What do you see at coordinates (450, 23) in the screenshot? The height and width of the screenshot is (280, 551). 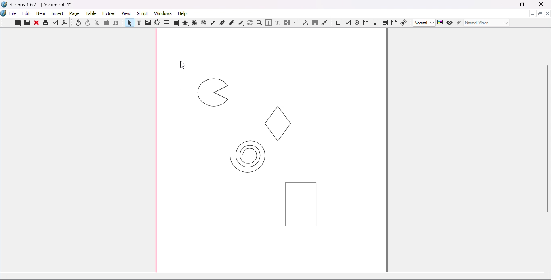 I see `Preview mode` at bounding box center [450, 23].